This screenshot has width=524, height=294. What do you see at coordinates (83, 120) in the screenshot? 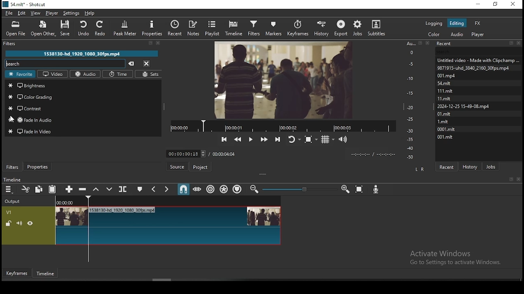
I see `fade in audio` at bounding box center [83, 120].